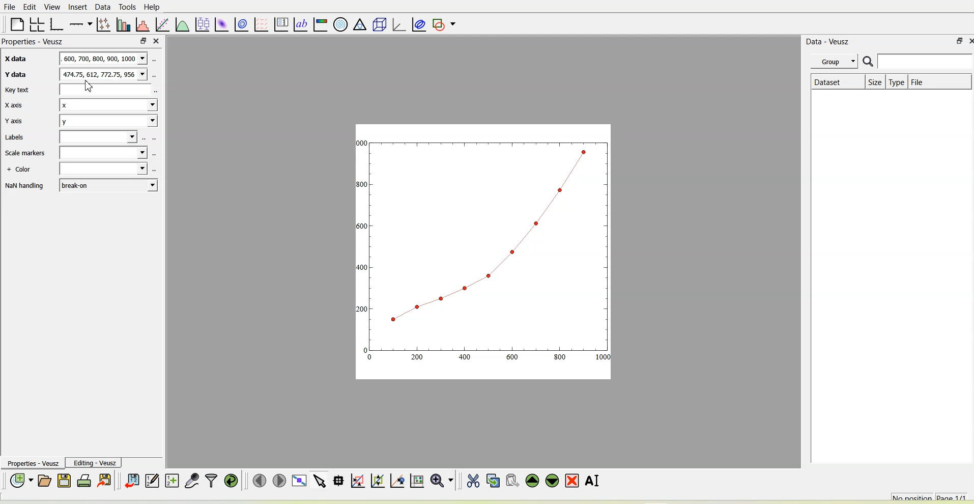  Describe the element at coordinates (338, 481) in the screenshot. I see `Read data points on the graph` at that location.